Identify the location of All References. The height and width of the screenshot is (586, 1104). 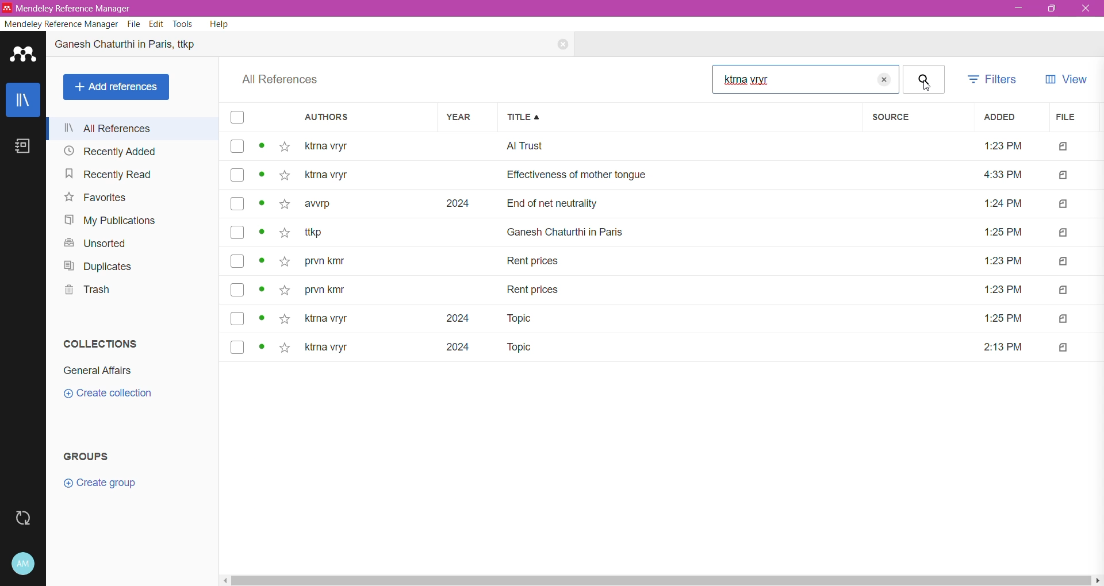
(285, 80).